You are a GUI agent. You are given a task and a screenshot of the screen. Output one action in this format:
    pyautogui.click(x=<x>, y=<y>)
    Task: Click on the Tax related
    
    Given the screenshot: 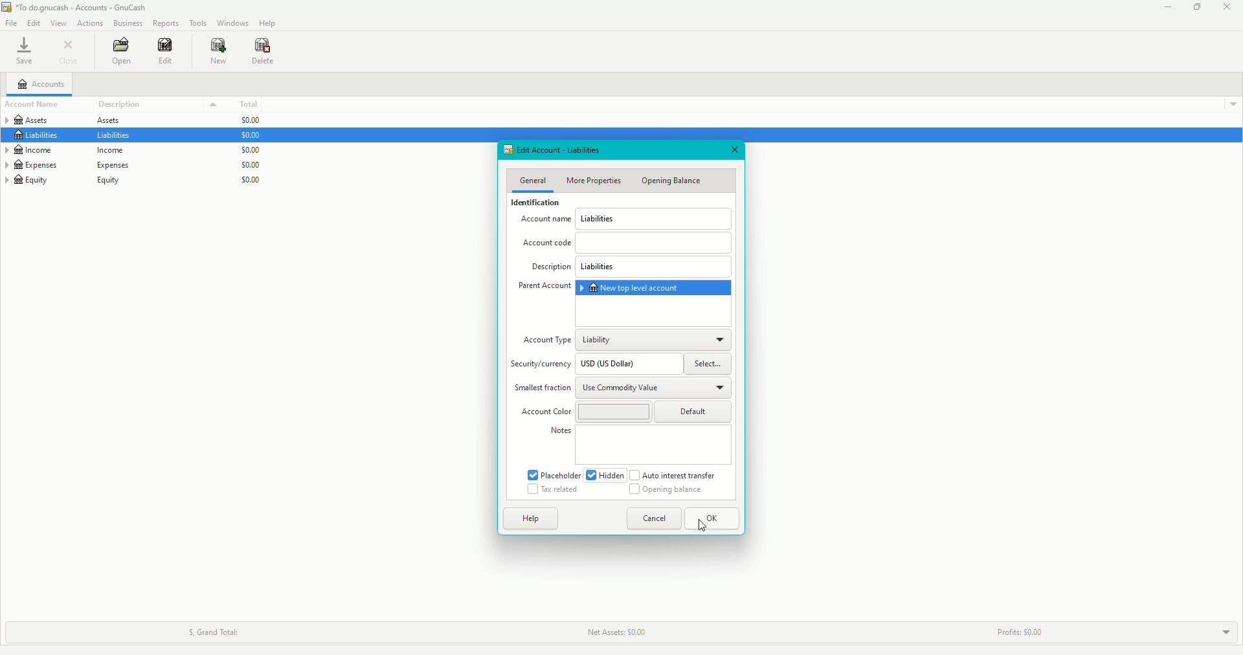 What is the action you would take?
    pyautogui.click(x=554, y=489)
    